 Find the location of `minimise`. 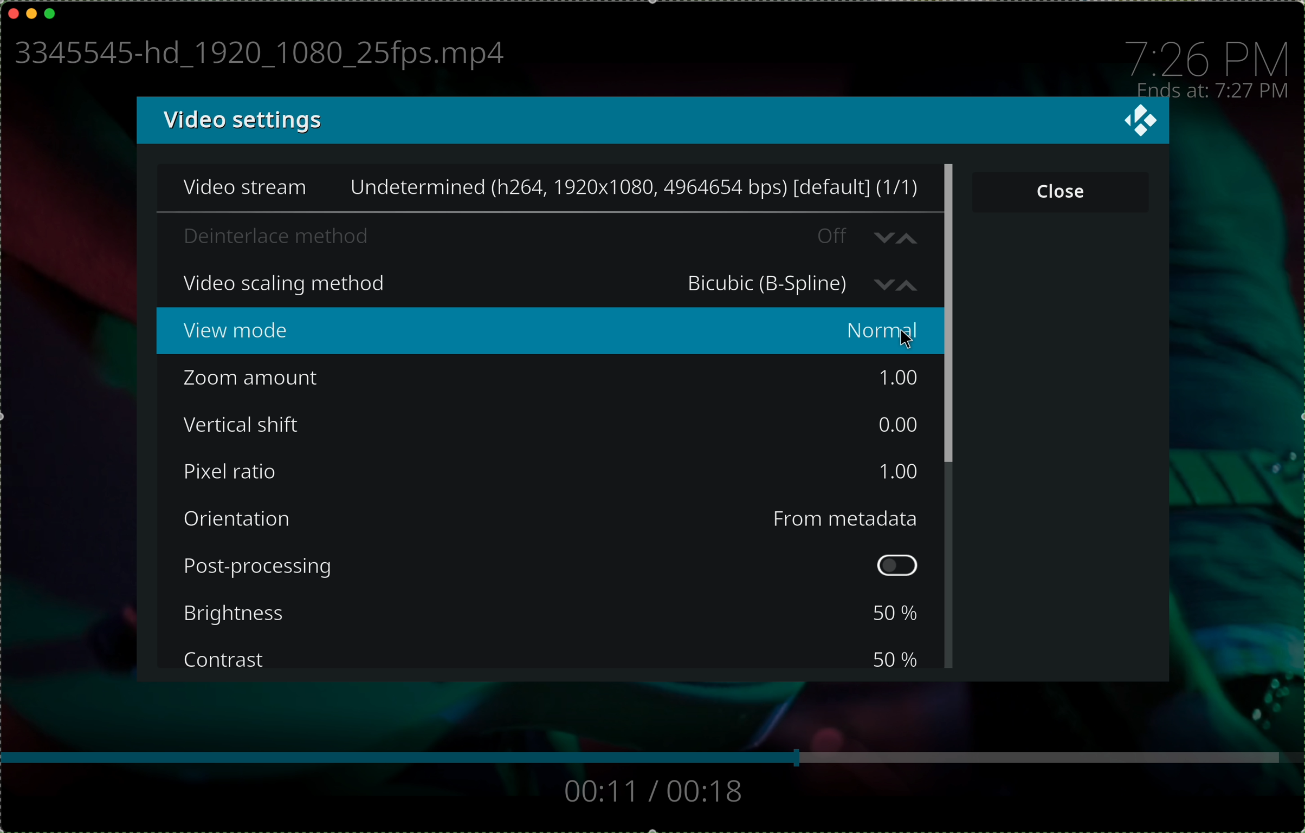

minimise is located at coordinates (31, 12).